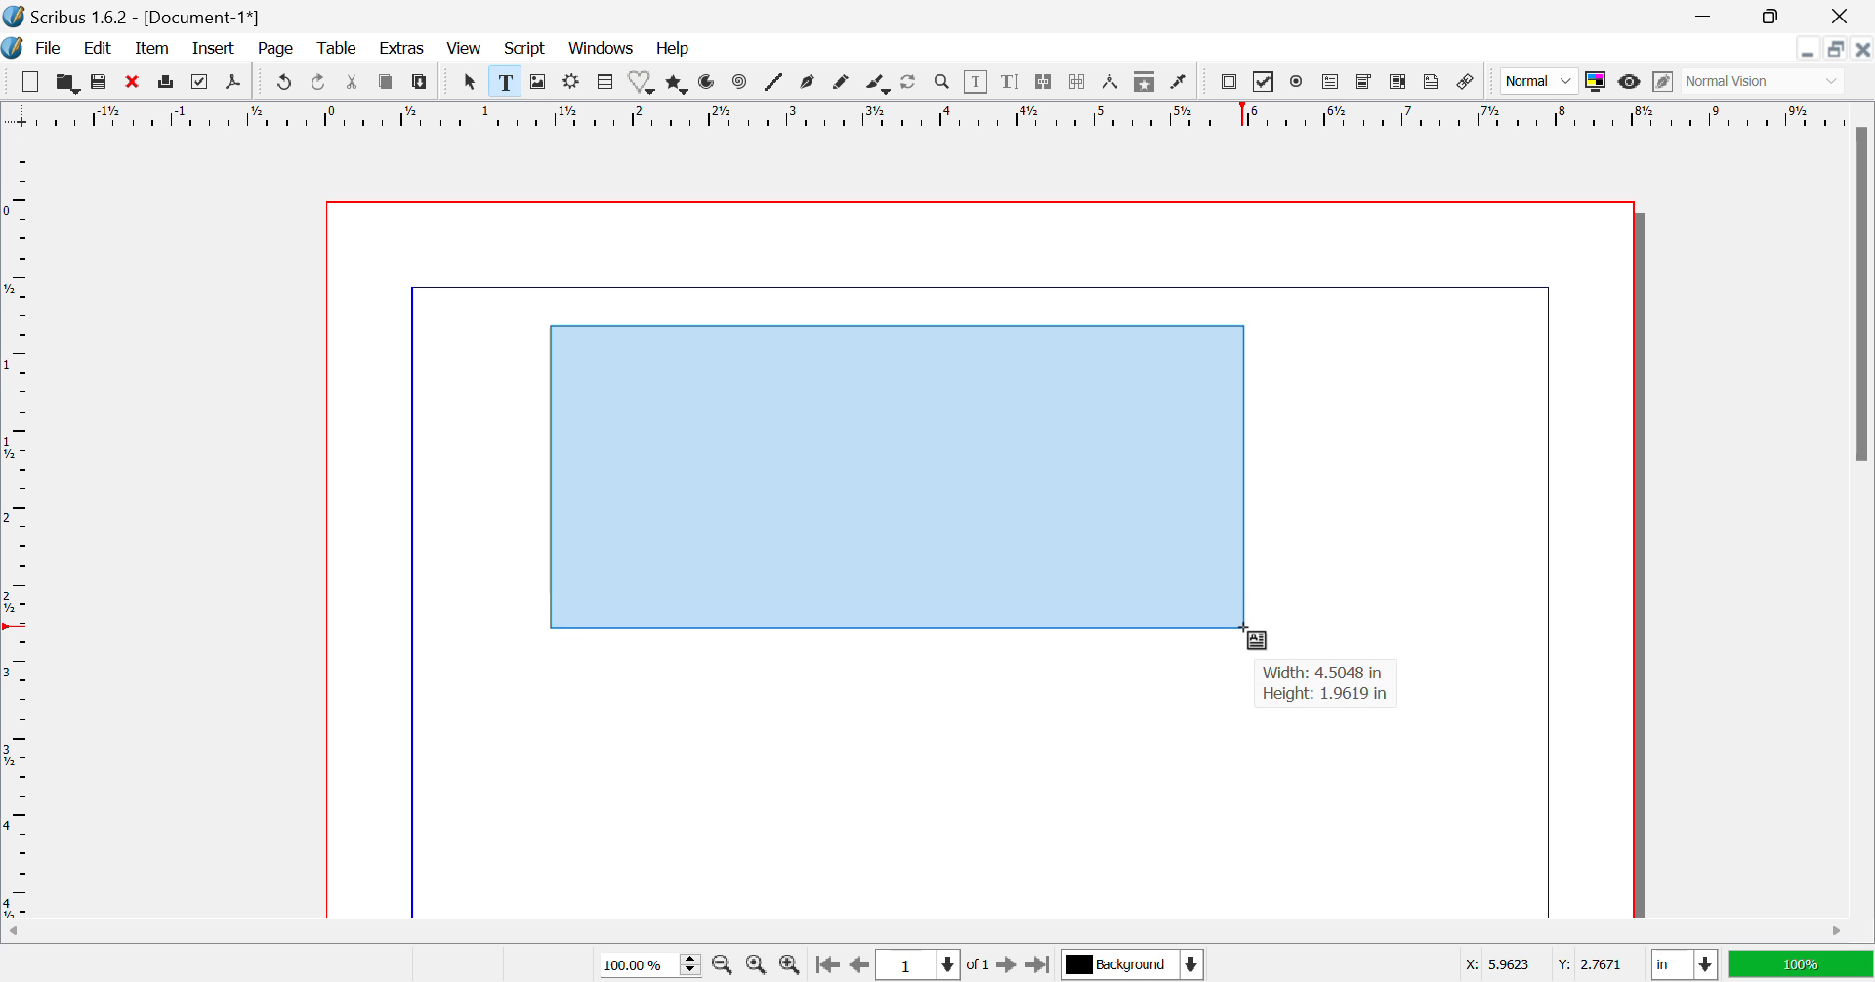  I want to click on Bezier Curve, so click(811, 85).